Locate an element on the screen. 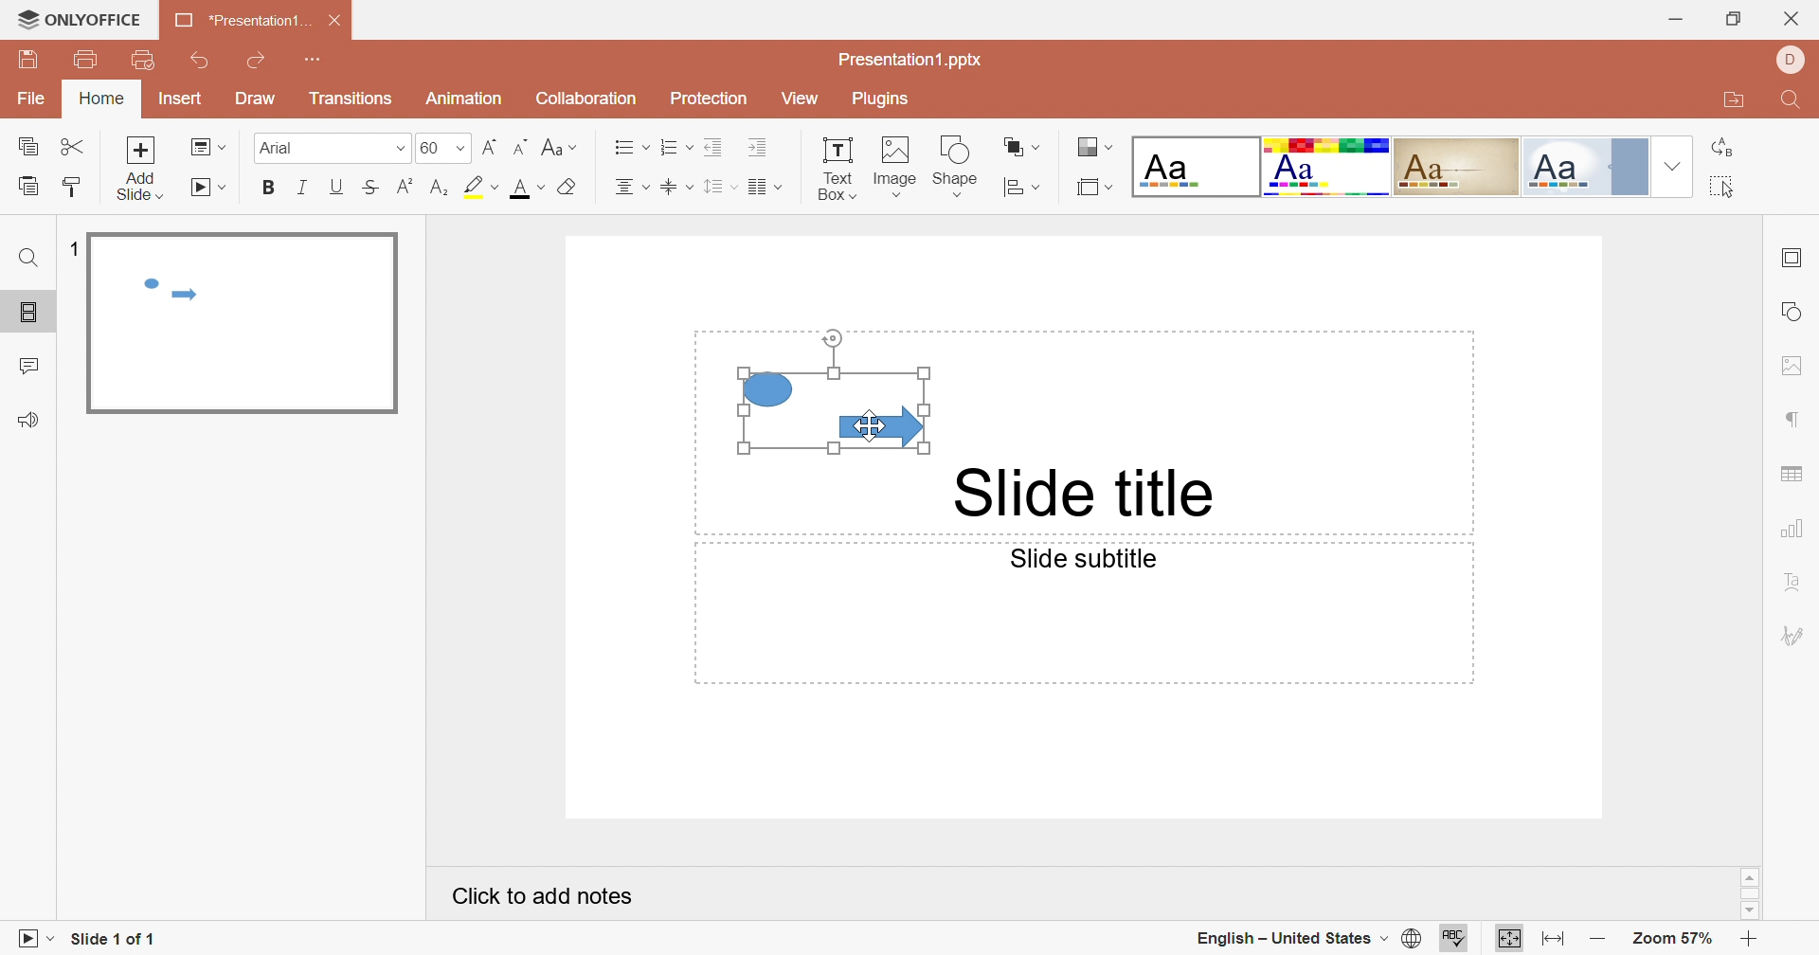 The width and height of the screenshot is (1819, 955). Feedback & Support is located at coordinates (31, 423).